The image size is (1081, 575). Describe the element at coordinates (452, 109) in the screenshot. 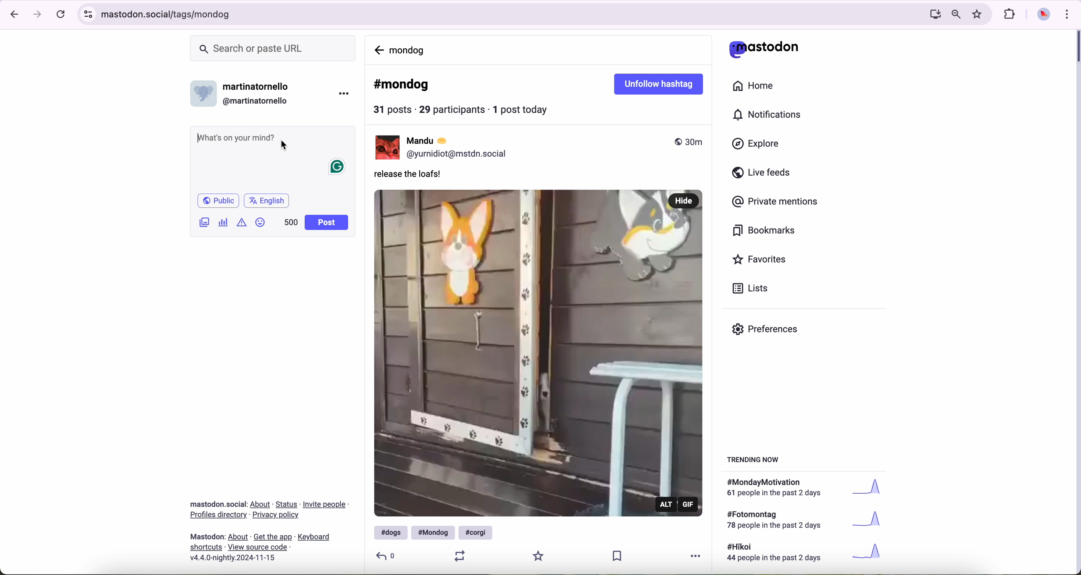

I see `29 participants` at that location.